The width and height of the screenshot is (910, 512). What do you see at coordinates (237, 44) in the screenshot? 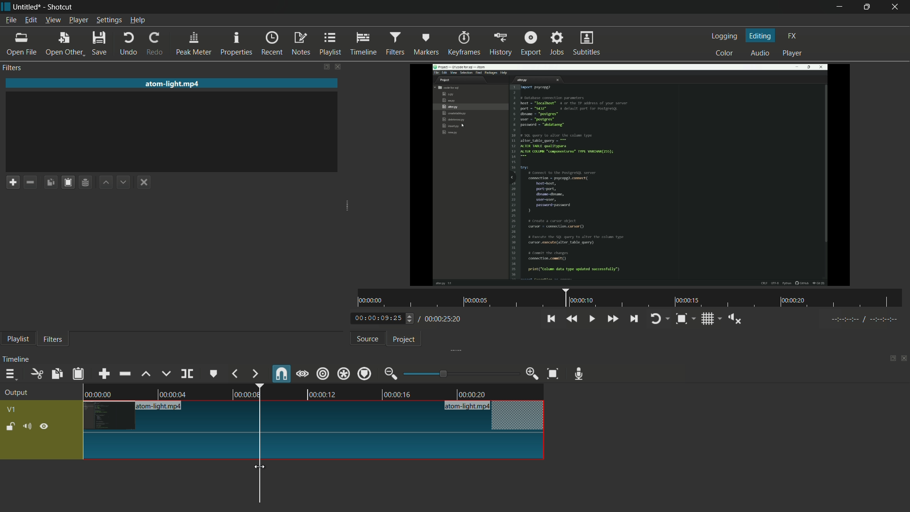
I see `properties` at bounding box center [237, 44].